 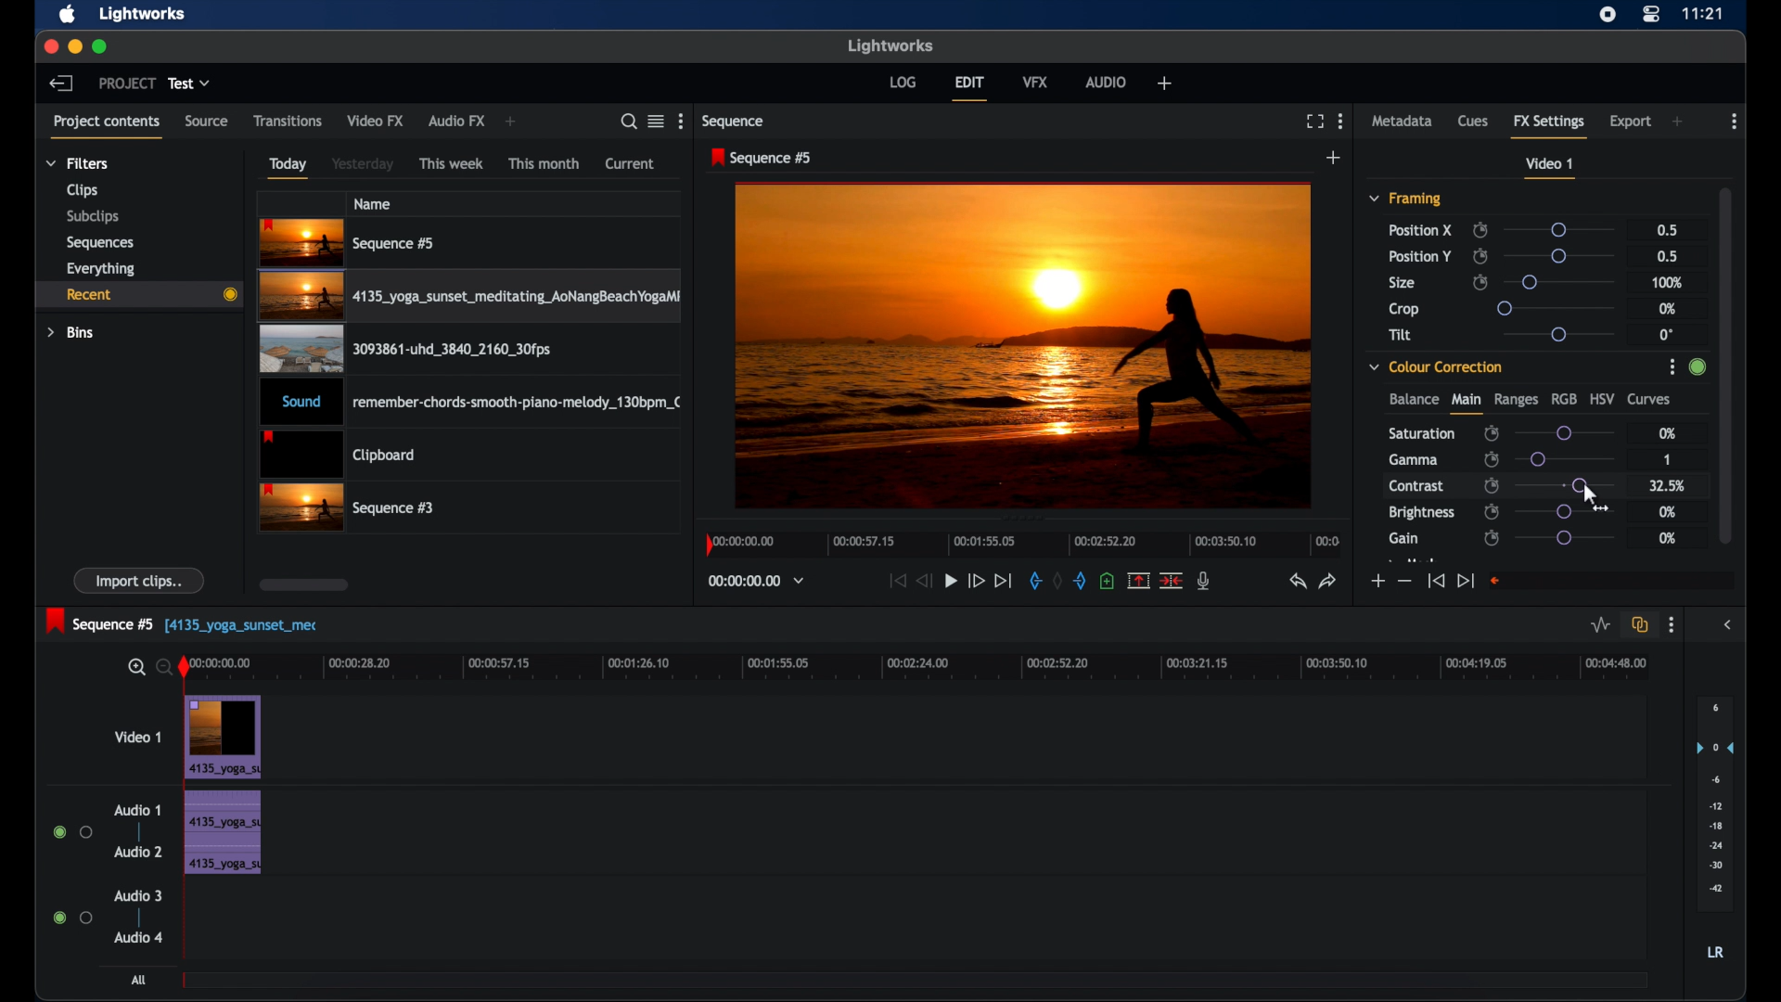 What do you see at coordinates (1557, 230) in the screenshot?
I see `slider` at bounding box center [1557, 230].